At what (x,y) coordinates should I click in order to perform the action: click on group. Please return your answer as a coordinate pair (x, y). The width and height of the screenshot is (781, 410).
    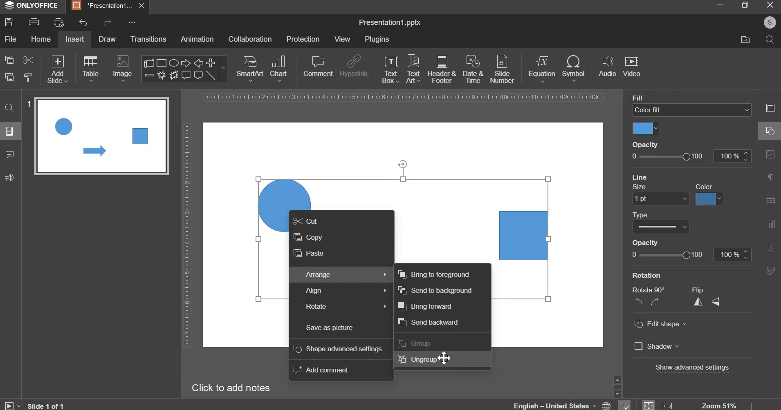
    Looking at the image, I should click on (416, 343).